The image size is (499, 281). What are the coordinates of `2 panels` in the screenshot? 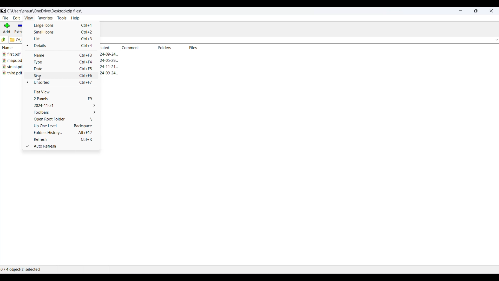 It's located at (62, 99).